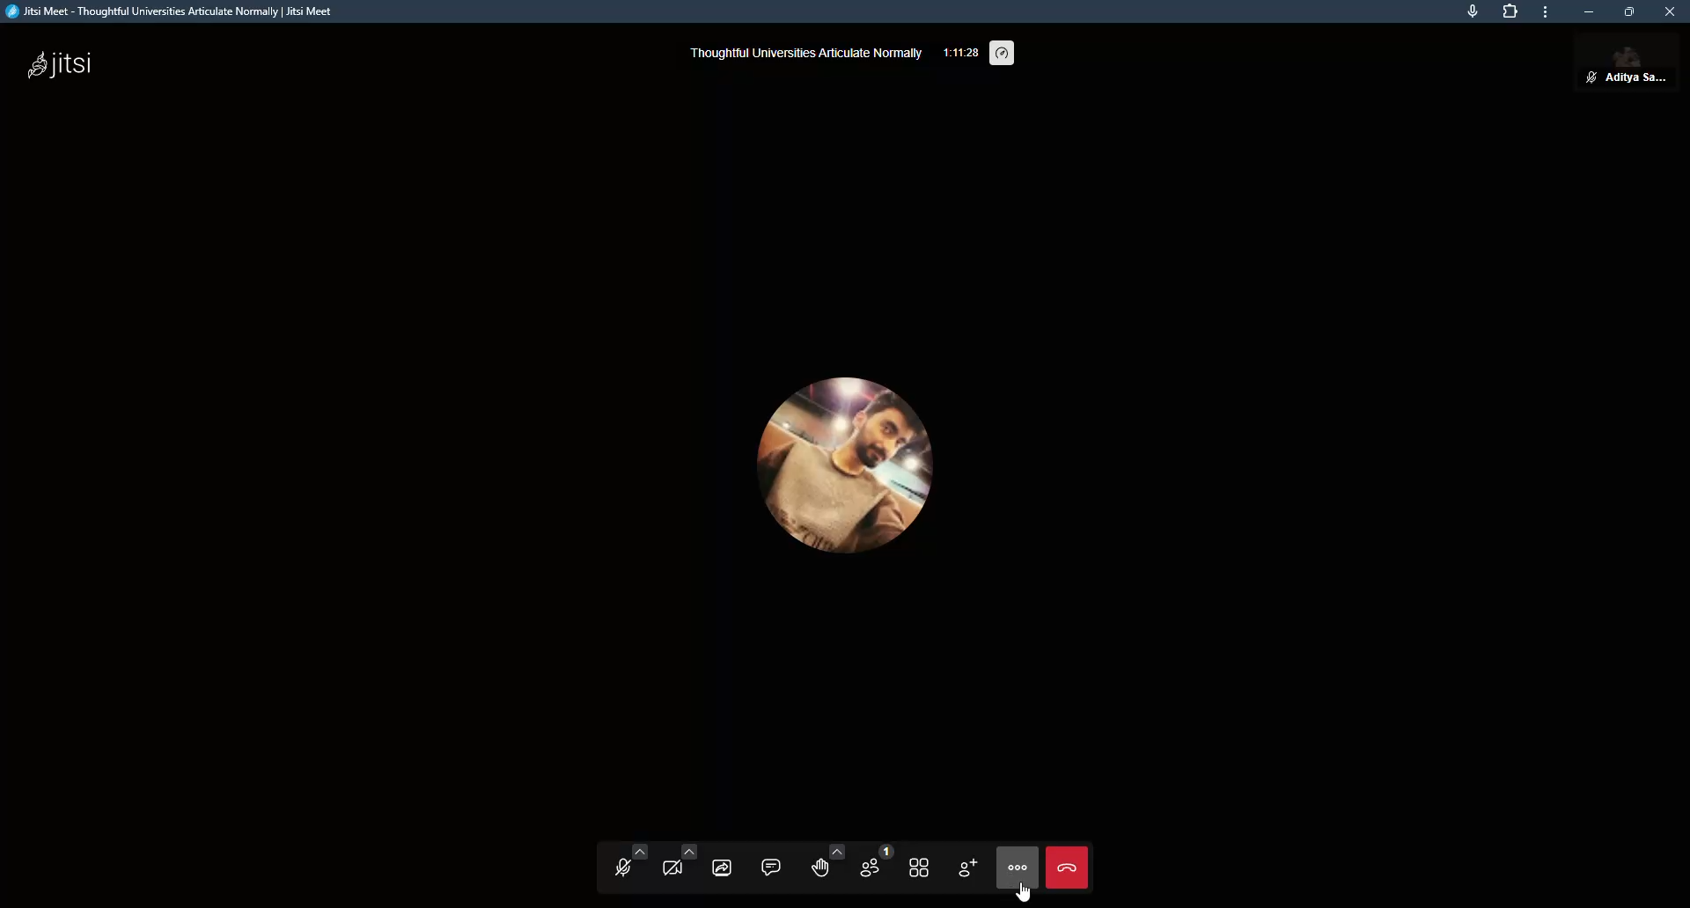  What do you see at coordinates (1628, 62) in the screenshot?
I see `aditya sarkar` at bounding box center [1628, 62].